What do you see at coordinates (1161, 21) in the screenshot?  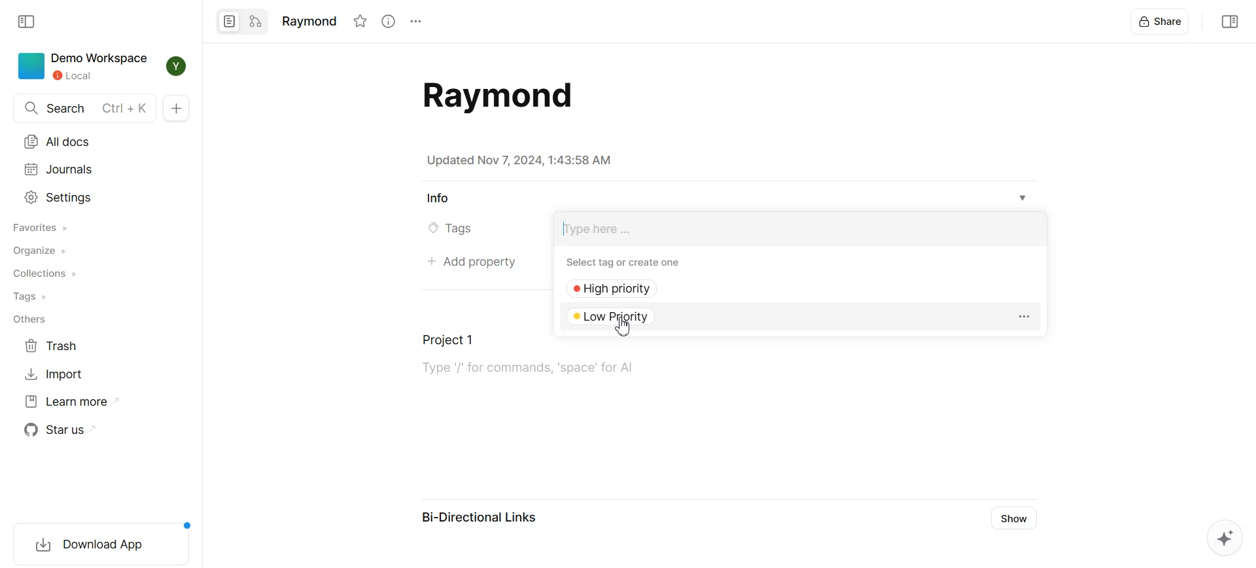 I see `Share` at bounding box center [1161, 21].